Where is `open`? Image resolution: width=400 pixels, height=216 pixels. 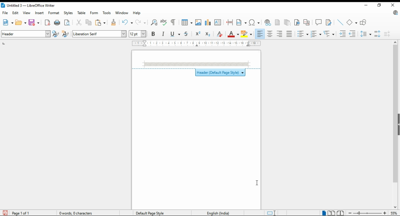
open is located at coordinates (21, 22).